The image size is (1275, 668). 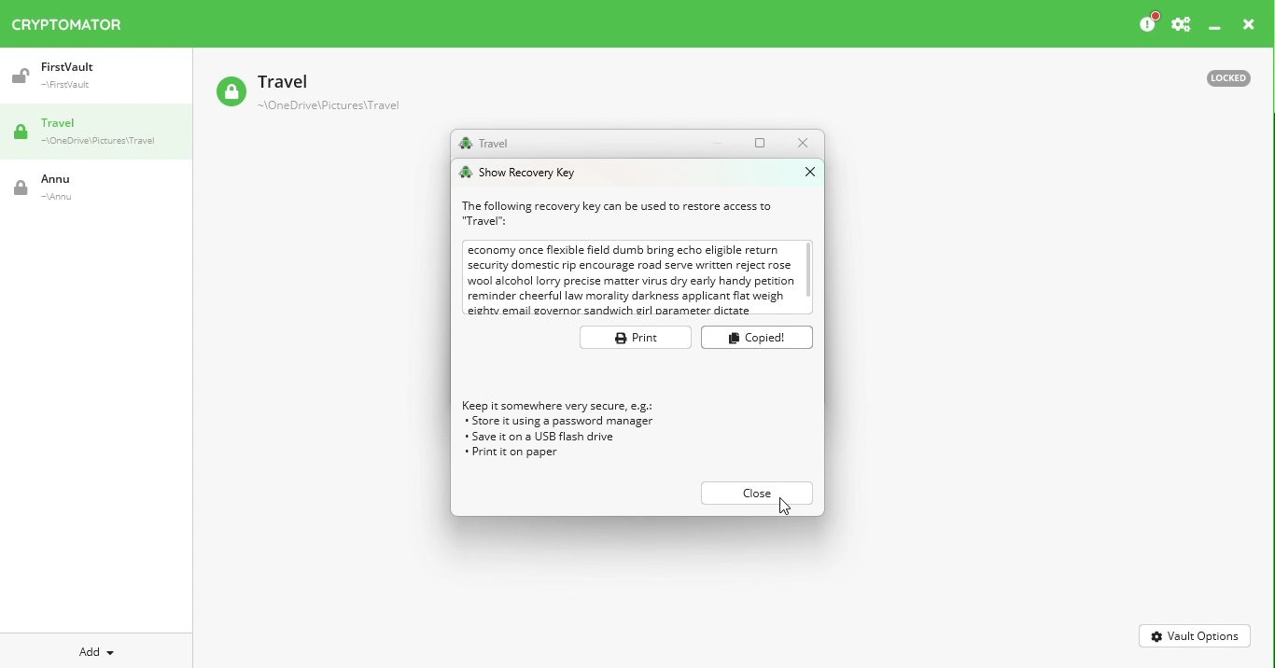 I want to click on Cursor, so click(x=786, y=508).